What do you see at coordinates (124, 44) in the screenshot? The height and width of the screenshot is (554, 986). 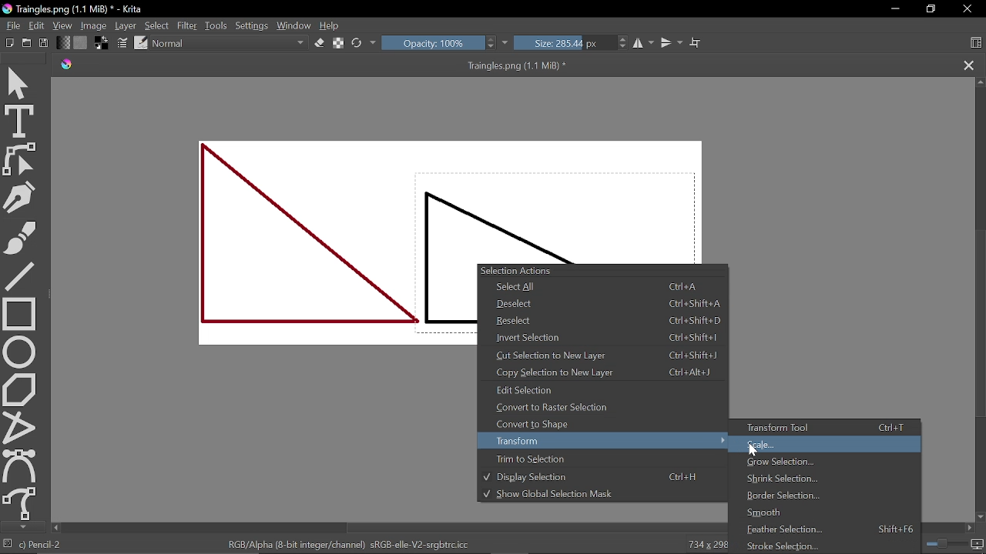 I see `Choose brush settings` at bounding box center [124, 44].